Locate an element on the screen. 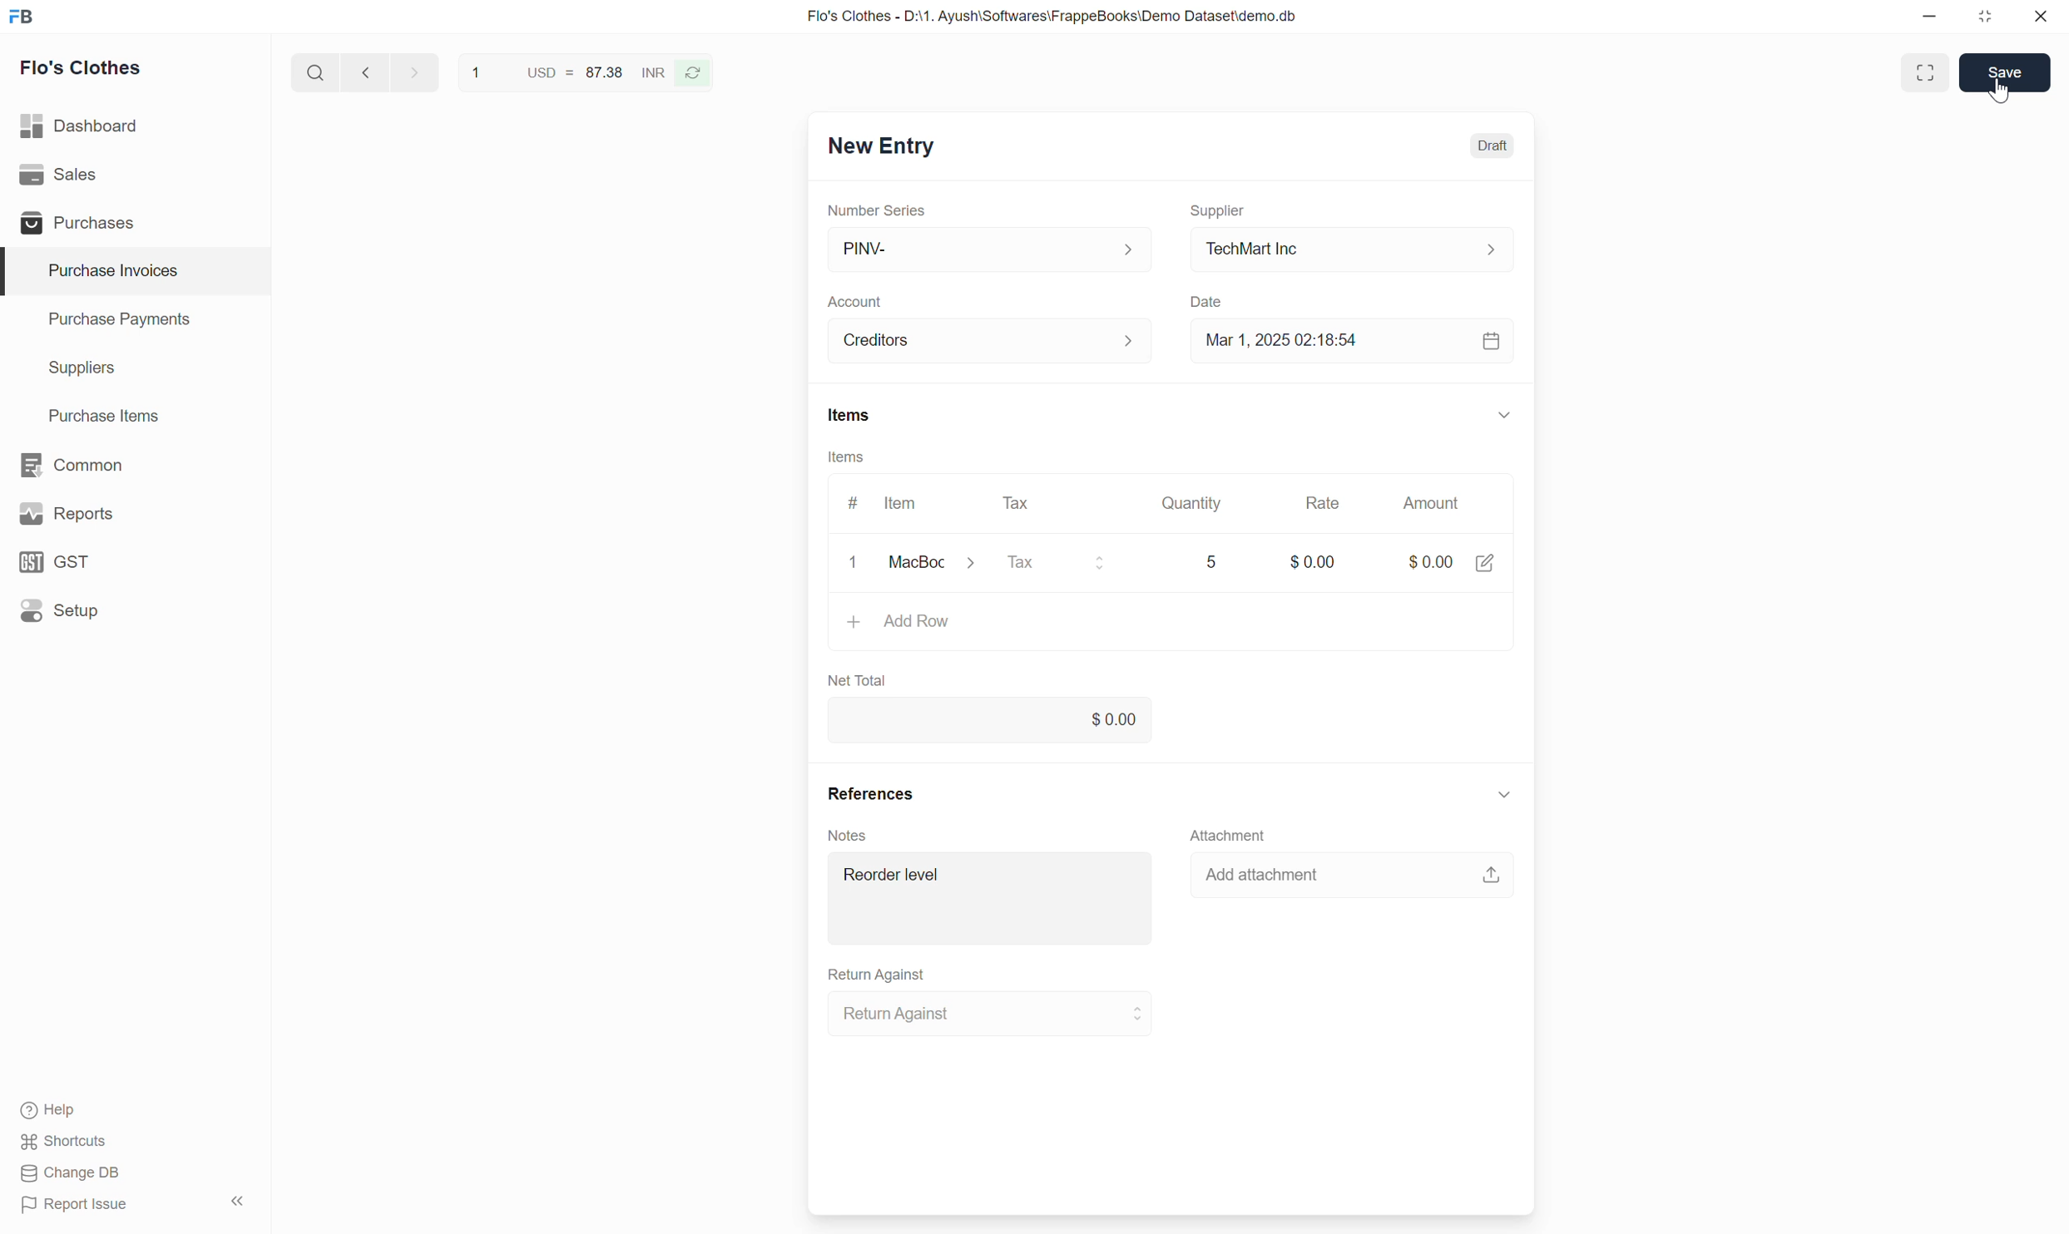 Image resolution: width=2069 pixels, height=1234 pixels. Toggle between form and full width is located at coordinates (1924, 72).